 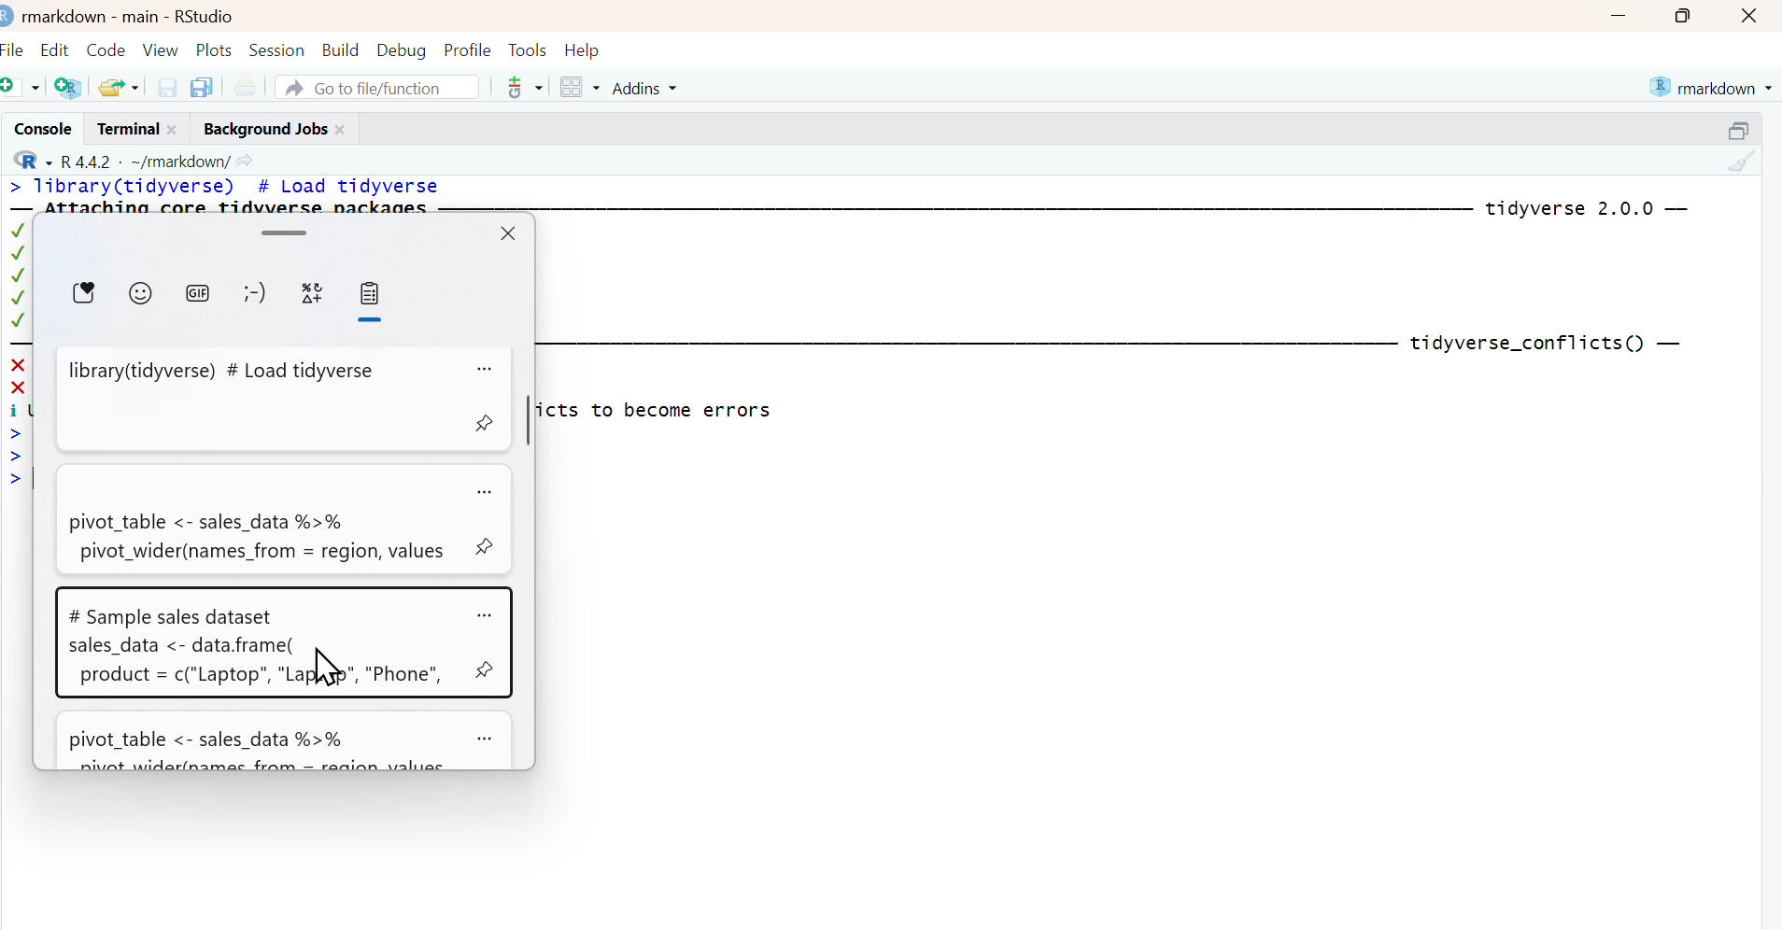 I want to click on Edit, so click(x=56, y=46).